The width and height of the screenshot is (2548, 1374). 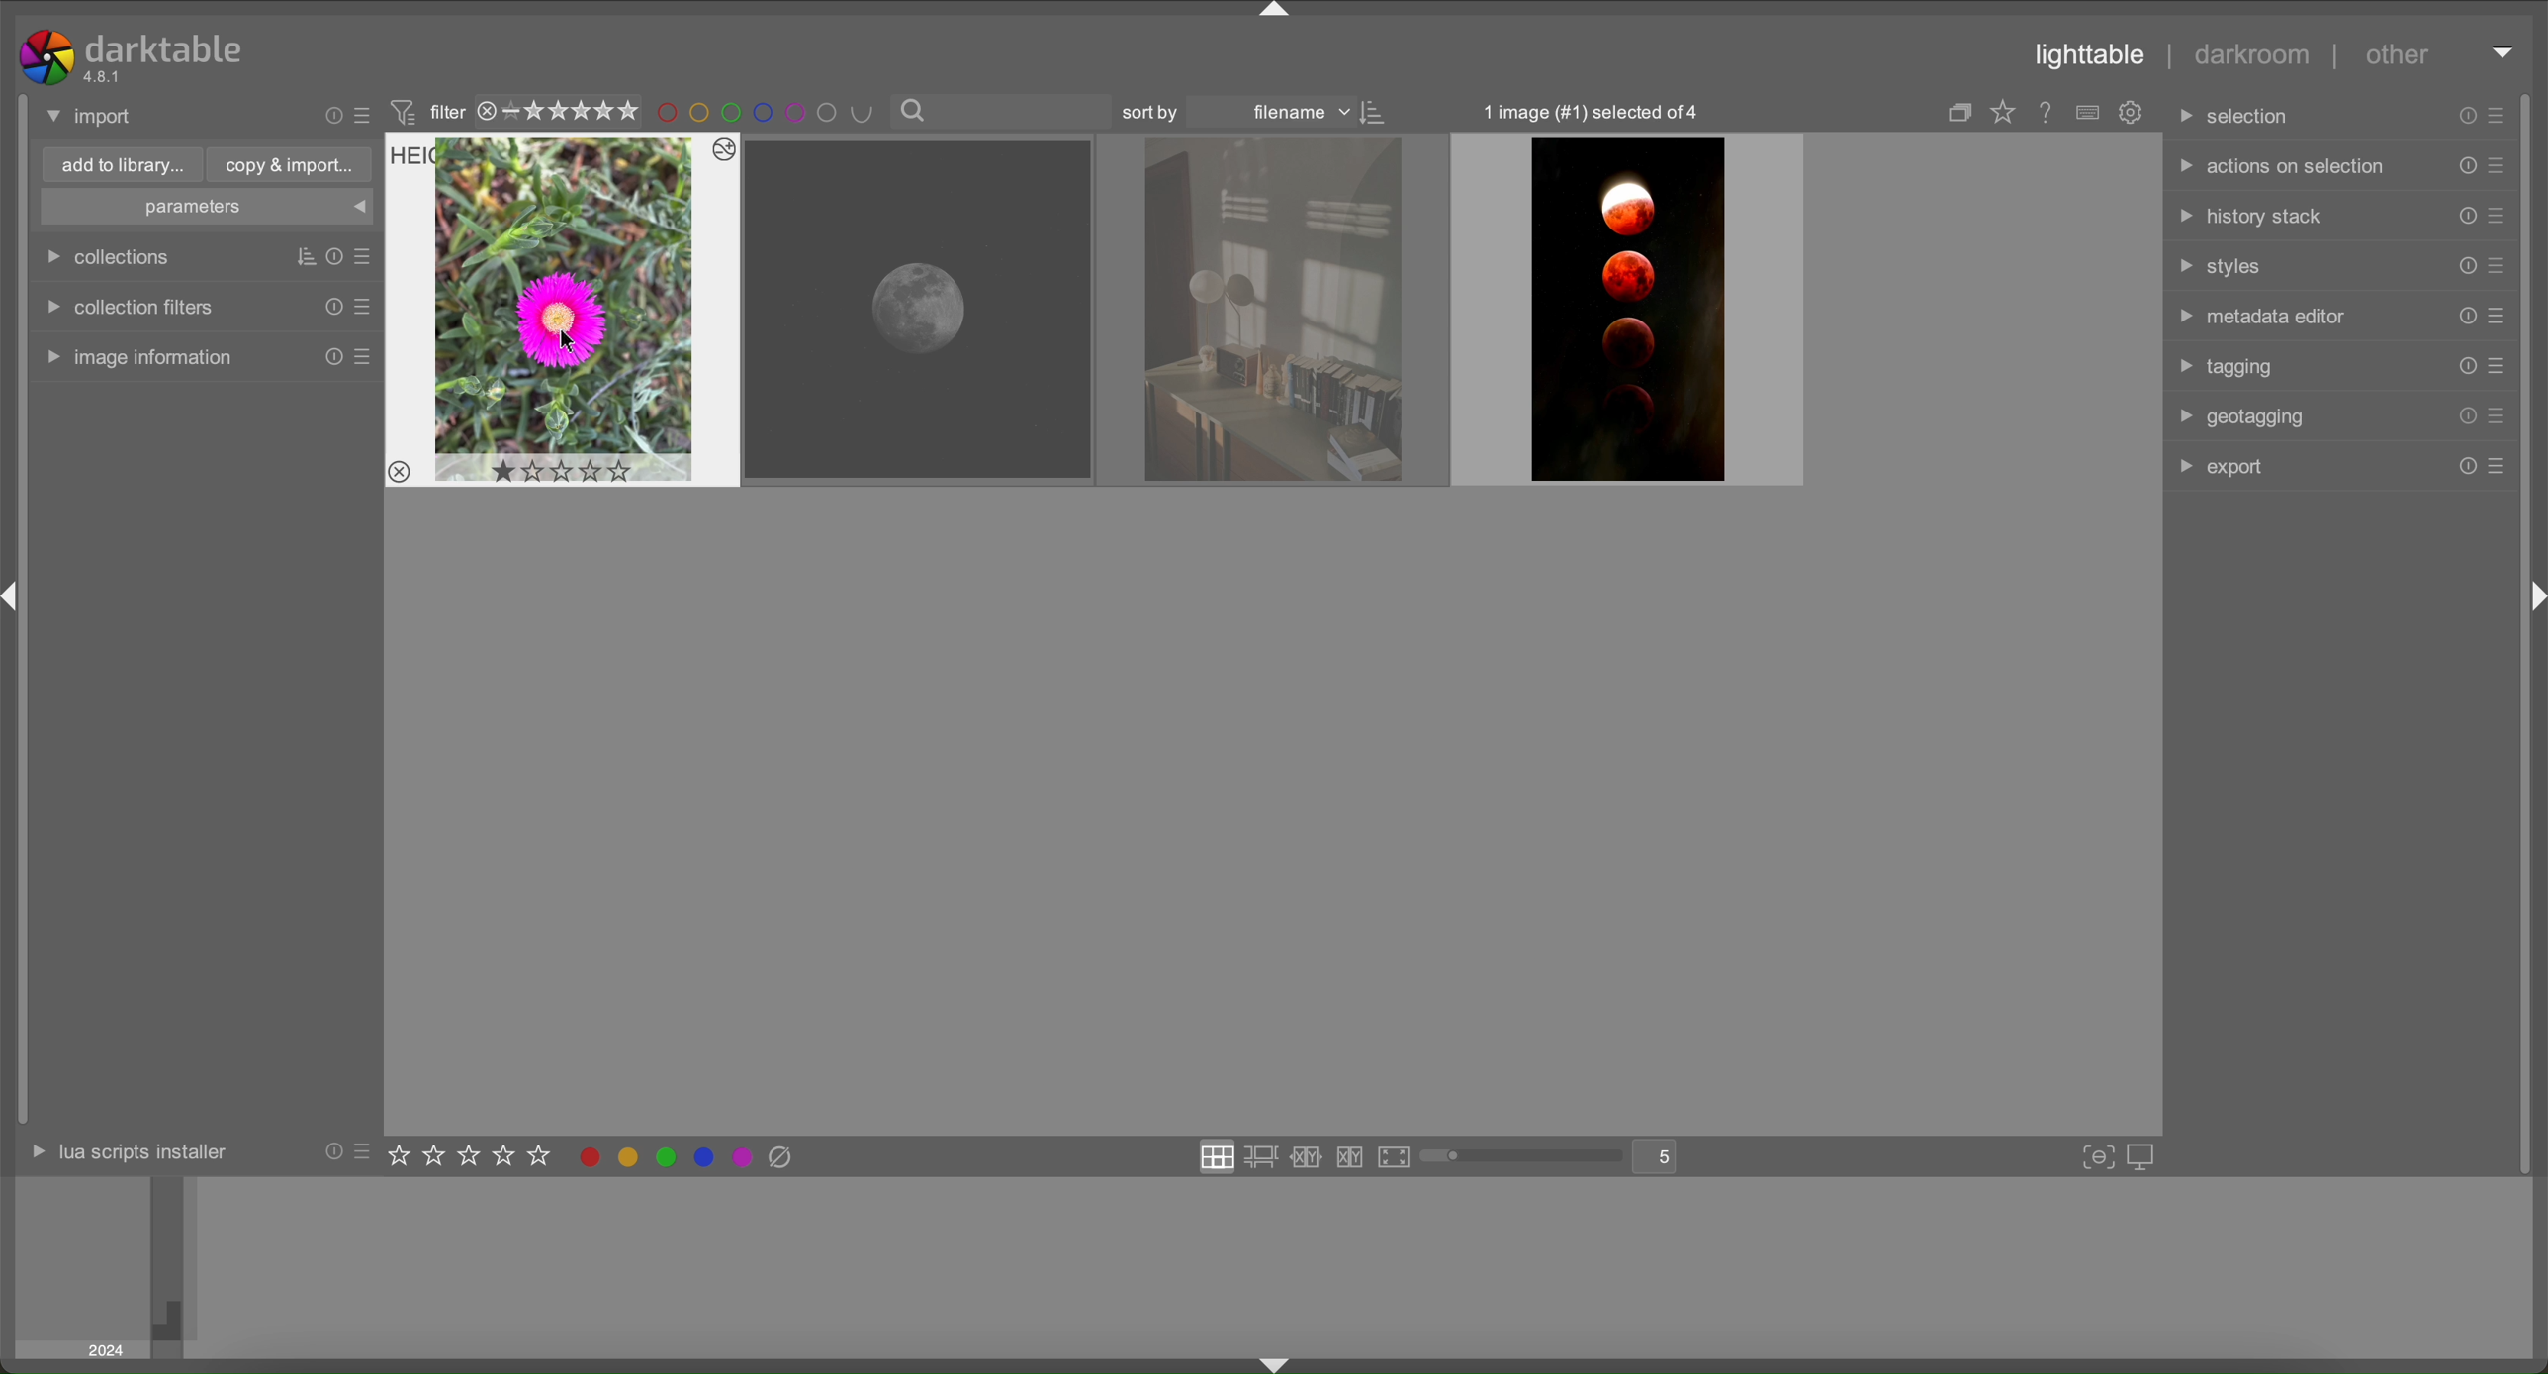 What do you see at coordinates (1282, 1364) in the screenshot?
I see `arrow` at bounding box center [1282, 1364].